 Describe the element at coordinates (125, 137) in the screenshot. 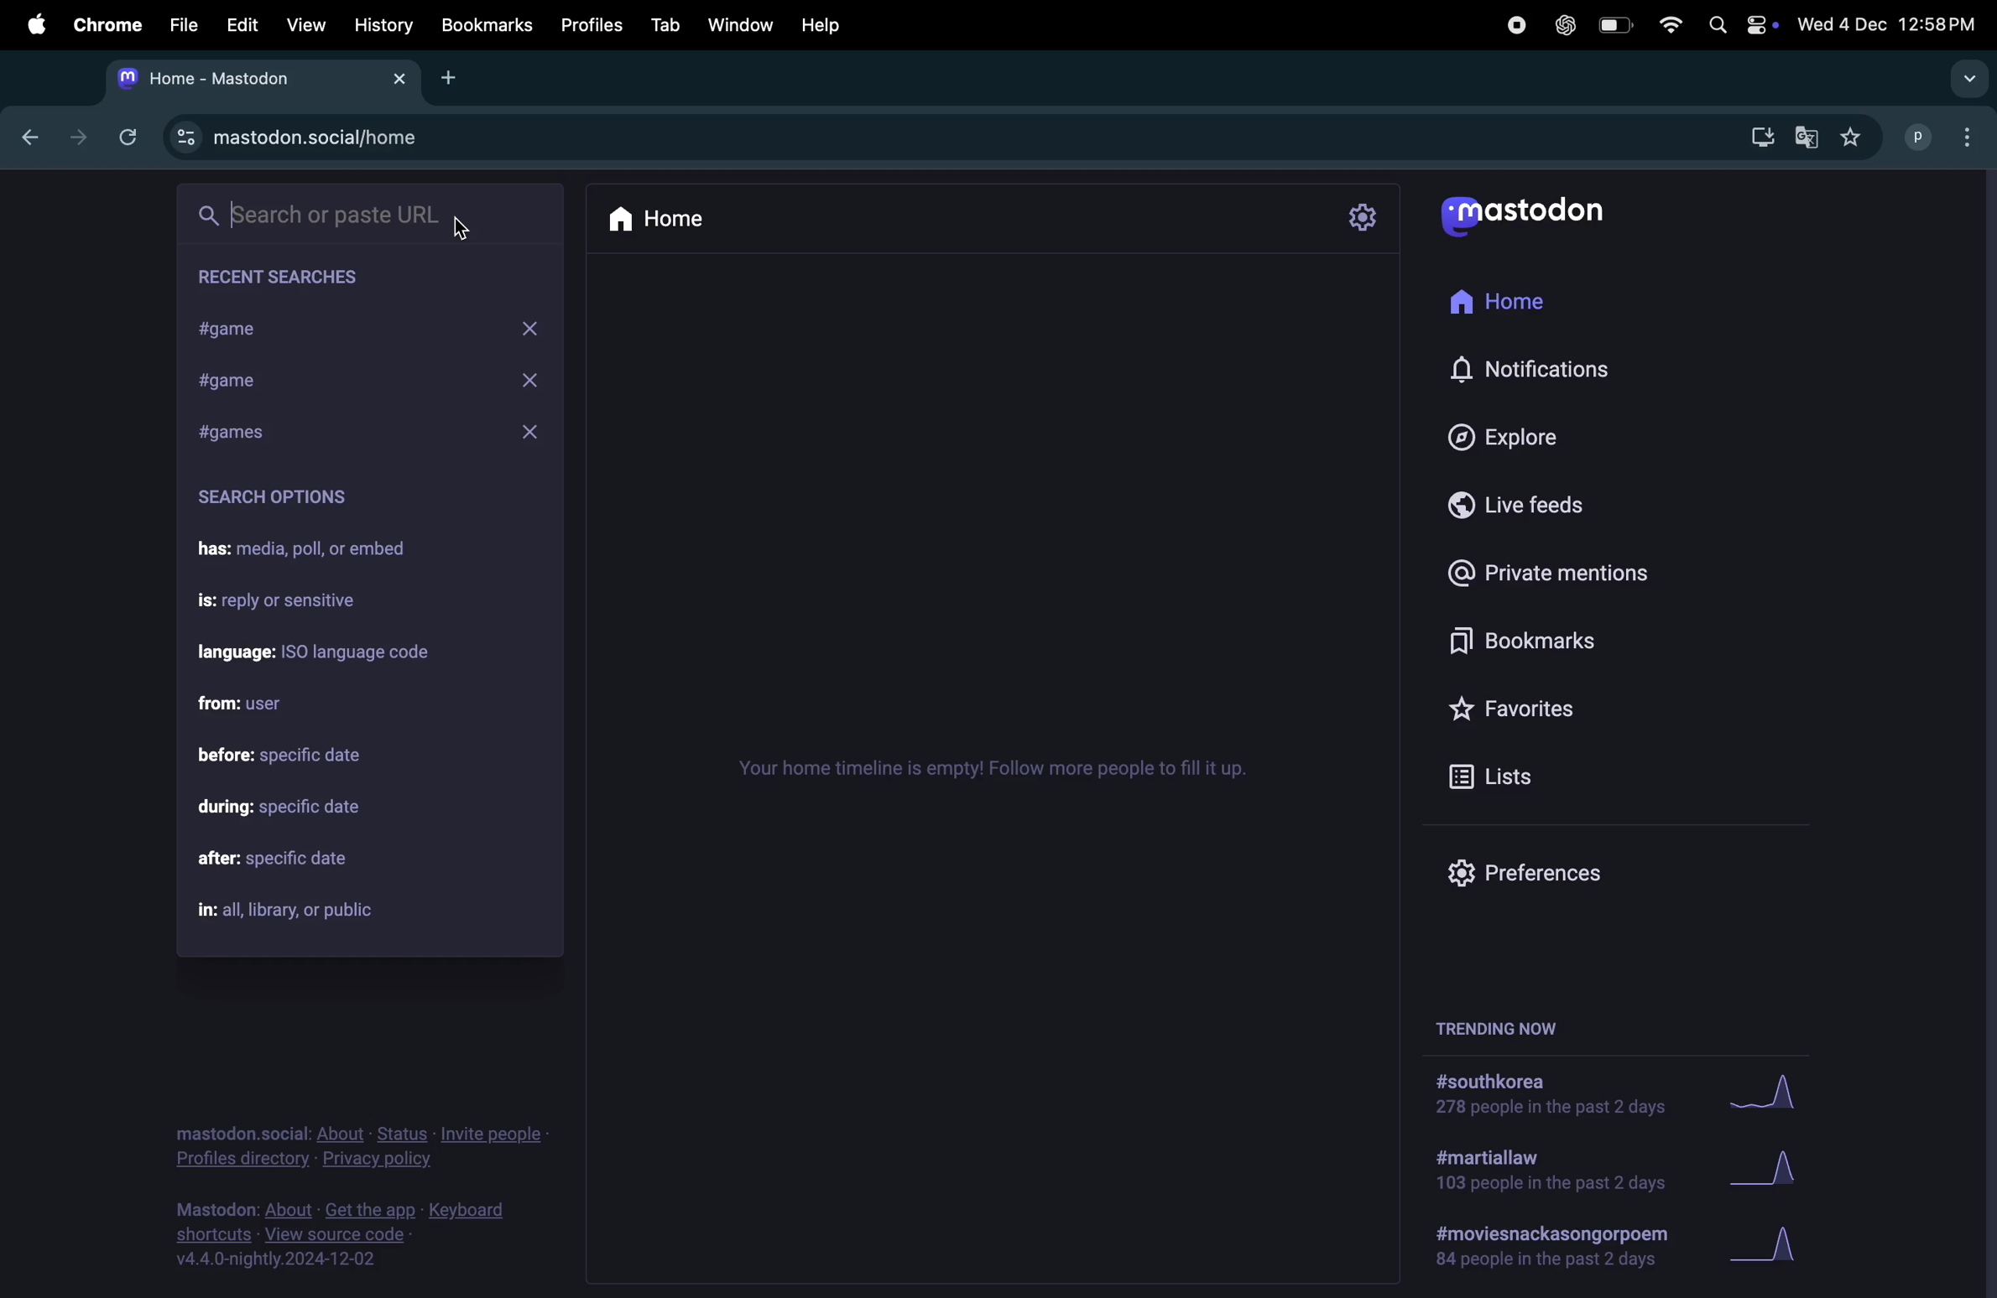

I see `refresh` at that location.